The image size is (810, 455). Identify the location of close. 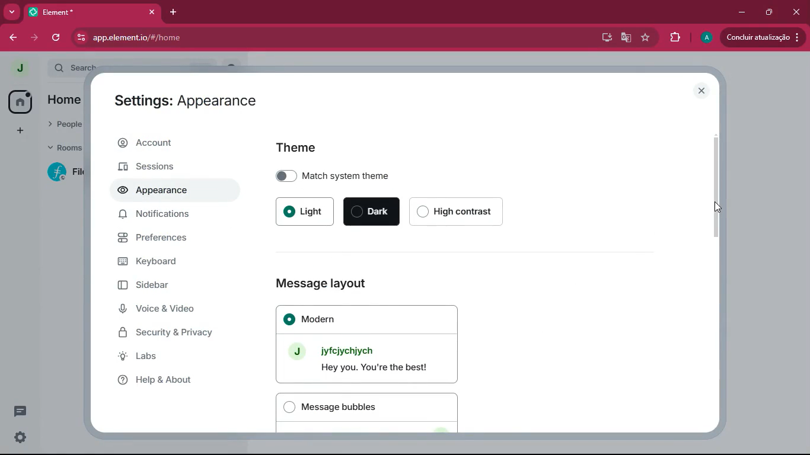
(700, 89).